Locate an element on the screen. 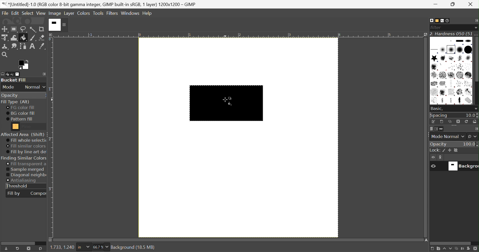  Document History is located at coordinates (448, 20).